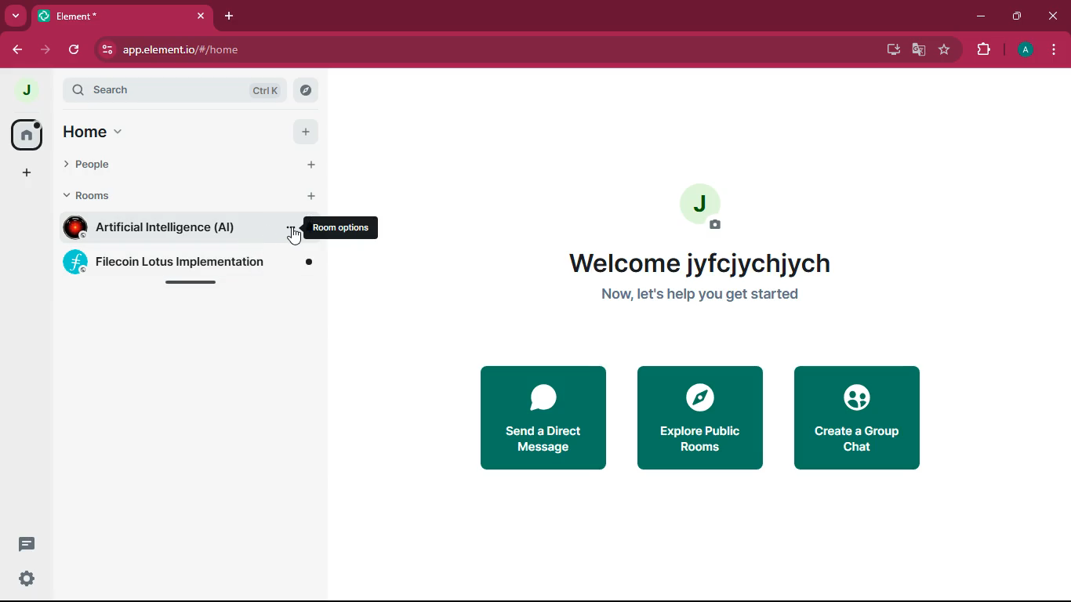 This screenshot has width=1071, height=602. I want to click on search, so click(305, 91).